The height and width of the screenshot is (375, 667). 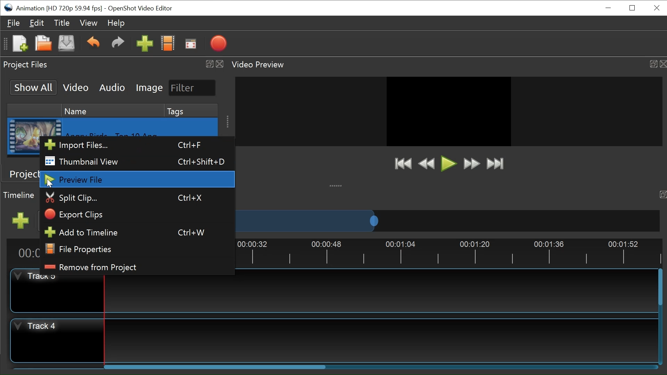 I want to click on Title, so click(x=62, y=24).